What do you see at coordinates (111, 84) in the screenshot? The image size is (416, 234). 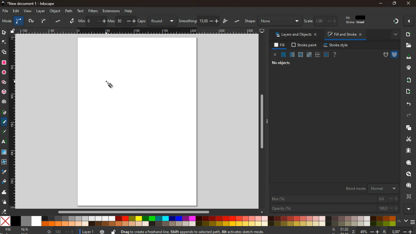 I see `draw` at bounding box center [111, 84].